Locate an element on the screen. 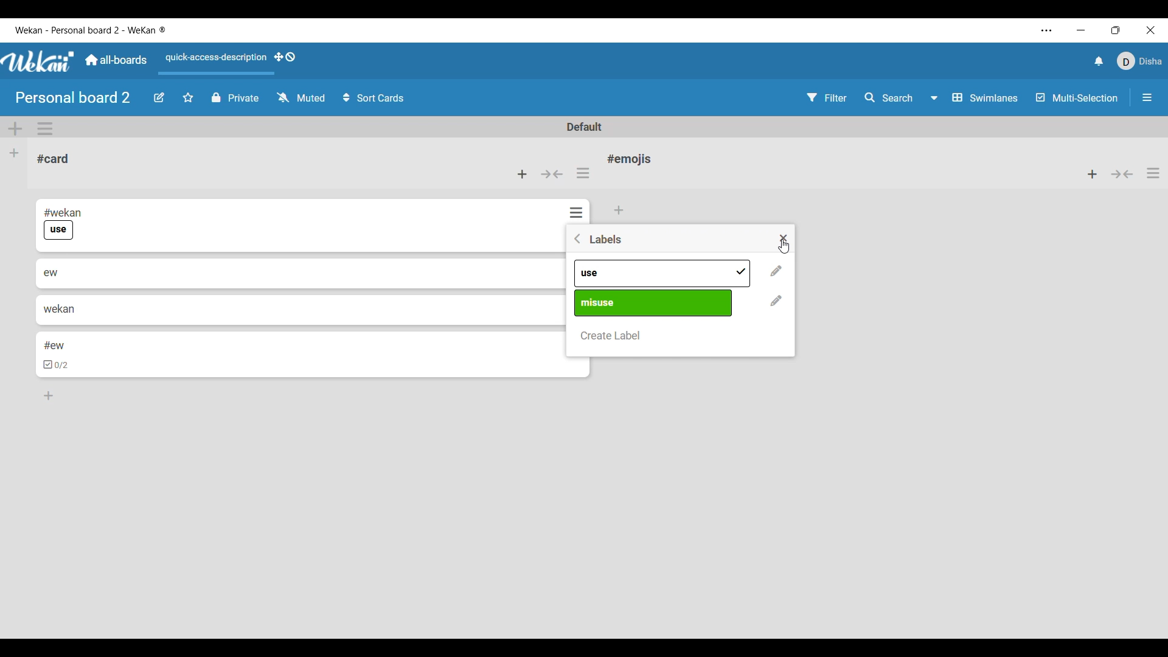 The height and width of the screenshot is (657, 1168). Title of window is located at coordinates (607, 239).